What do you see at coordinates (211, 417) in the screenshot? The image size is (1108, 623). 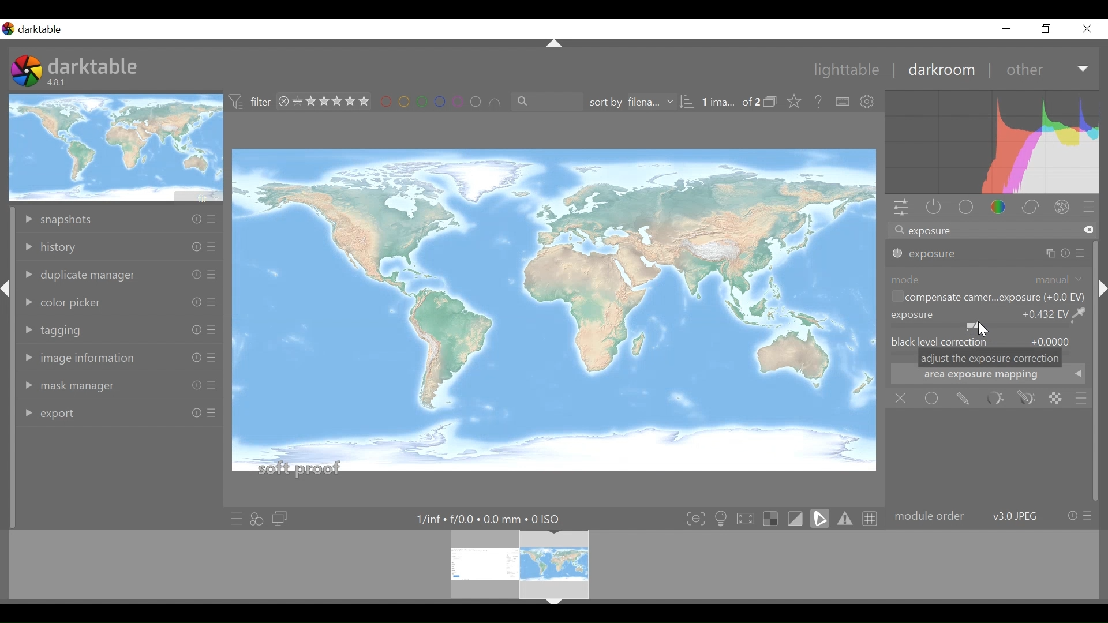 I see `` at bounding box center [211, 417].